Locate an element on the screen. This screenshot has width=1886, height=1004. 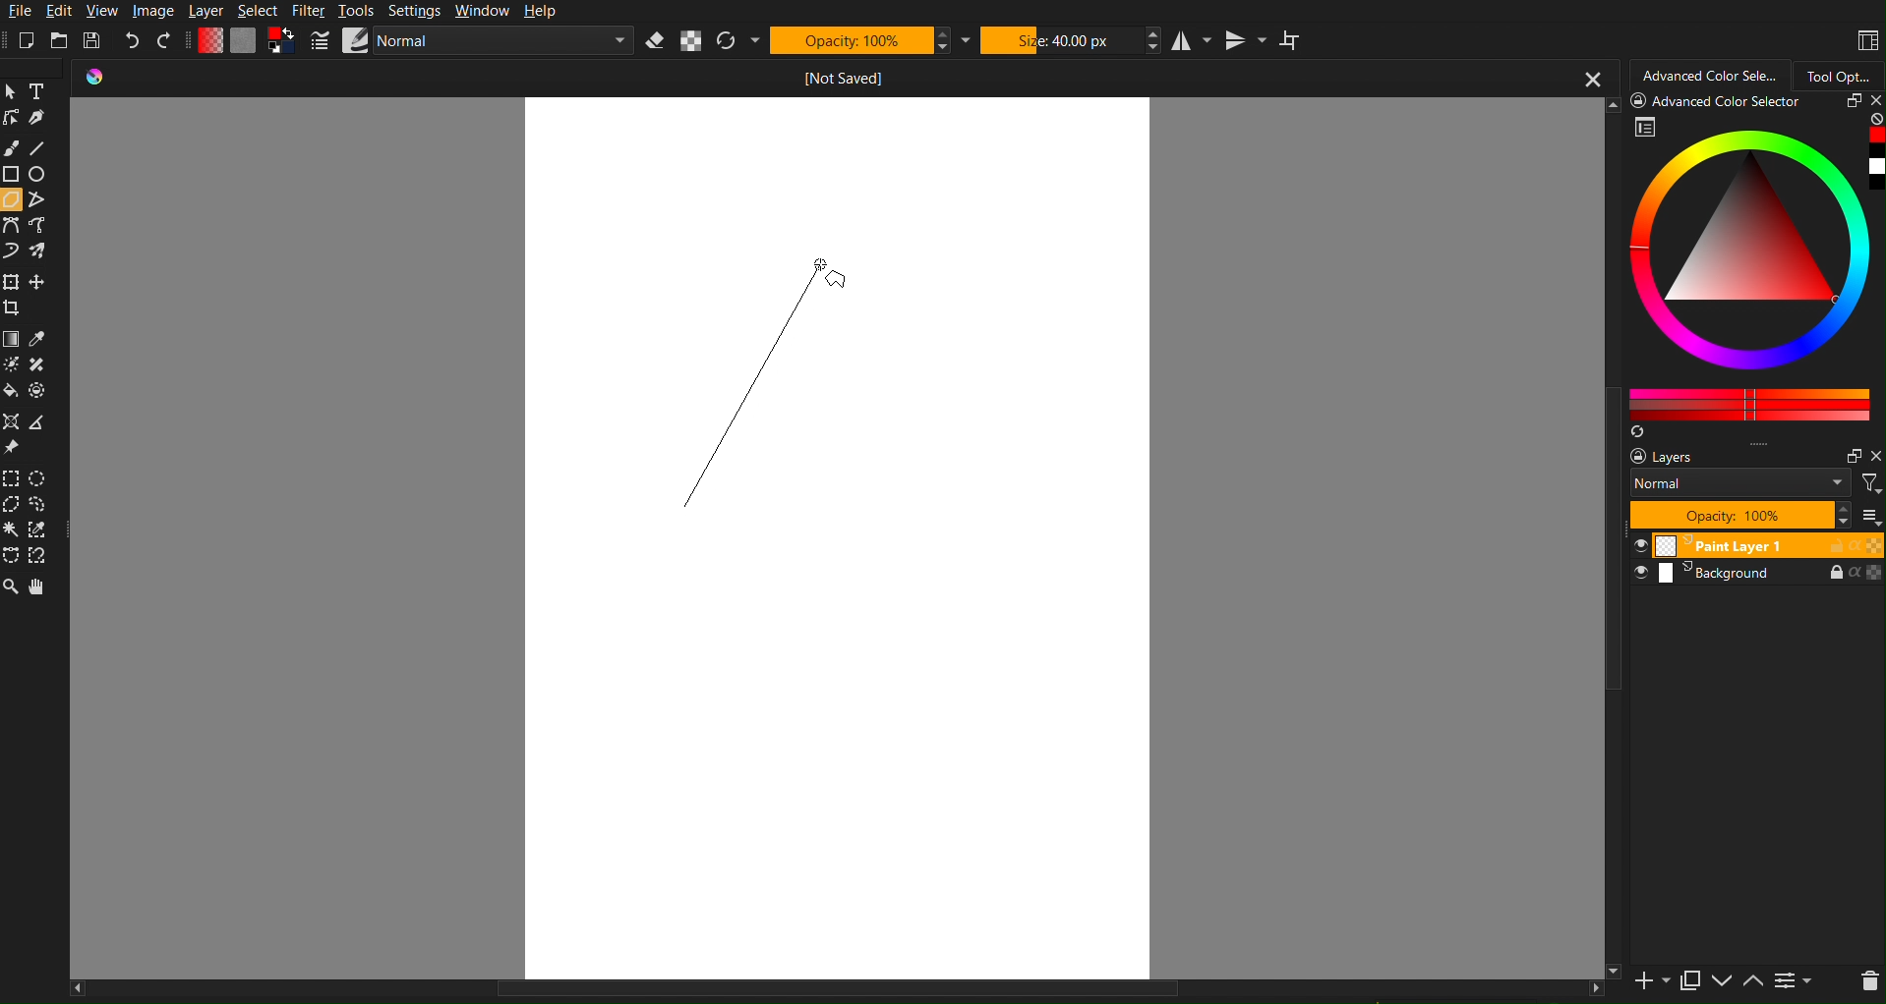
New is located at coordinates (27, 40).